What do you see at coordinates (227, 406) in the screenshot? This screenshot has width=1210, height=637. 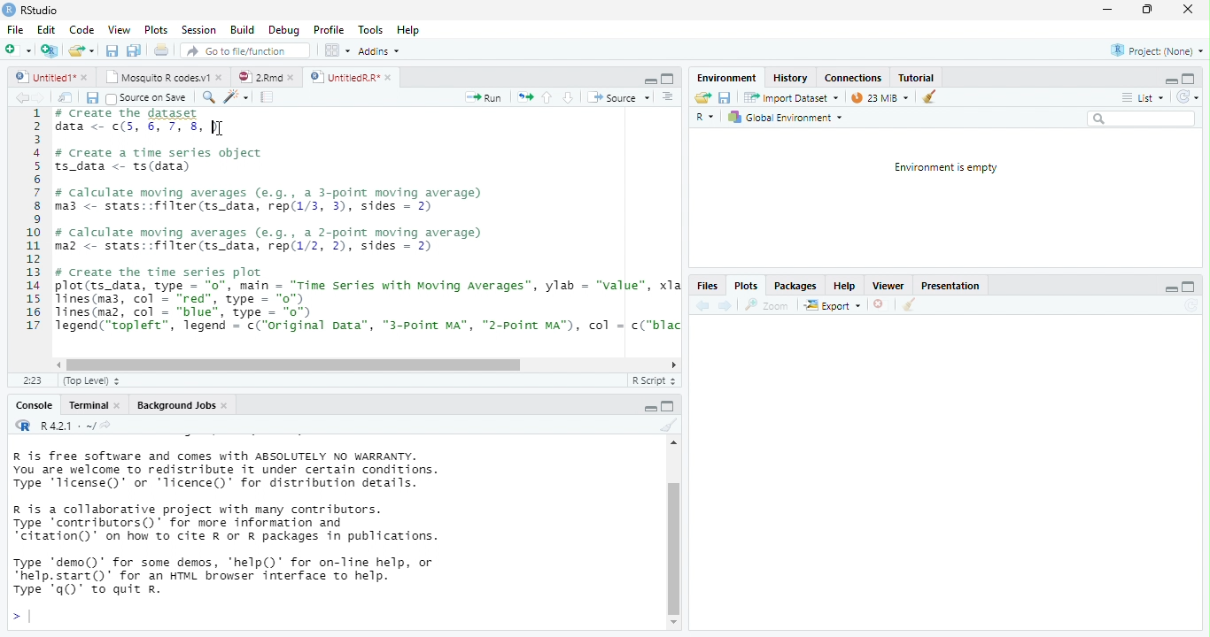 I see `close` at bounding box center [227, 406].